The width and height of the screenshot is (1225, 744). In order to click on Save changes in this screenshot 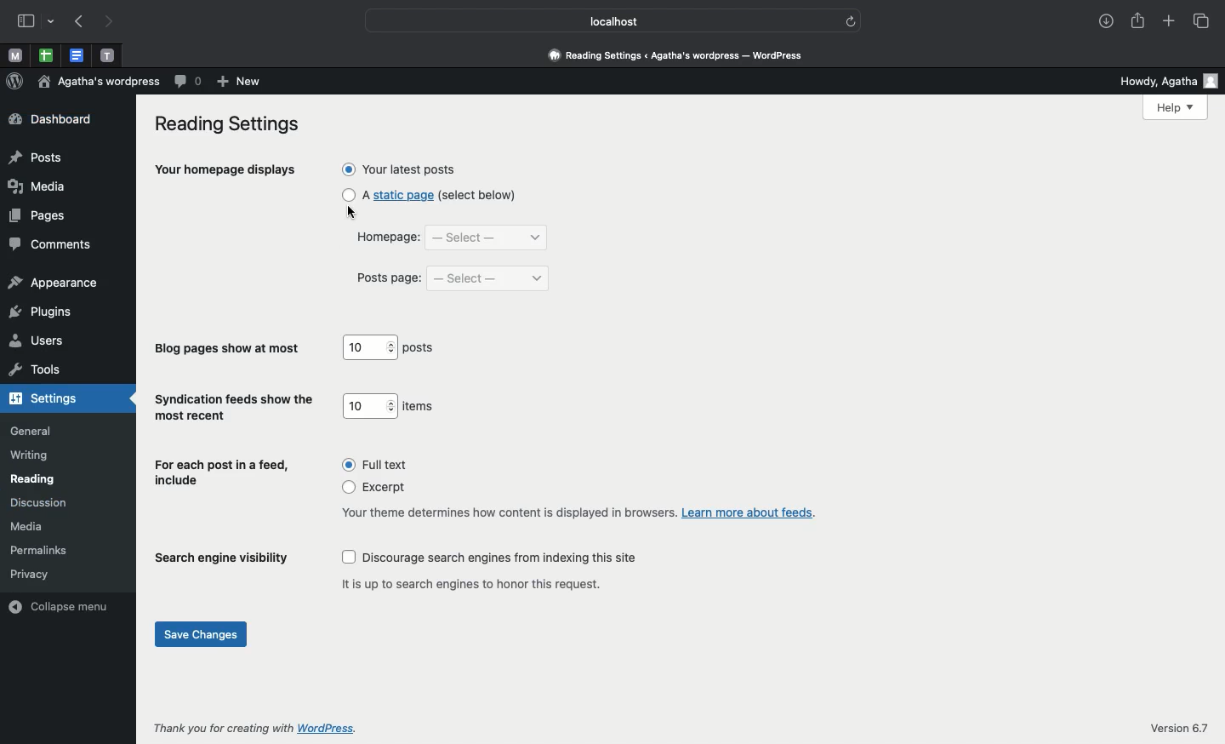, I will do `click(202, 636)`.